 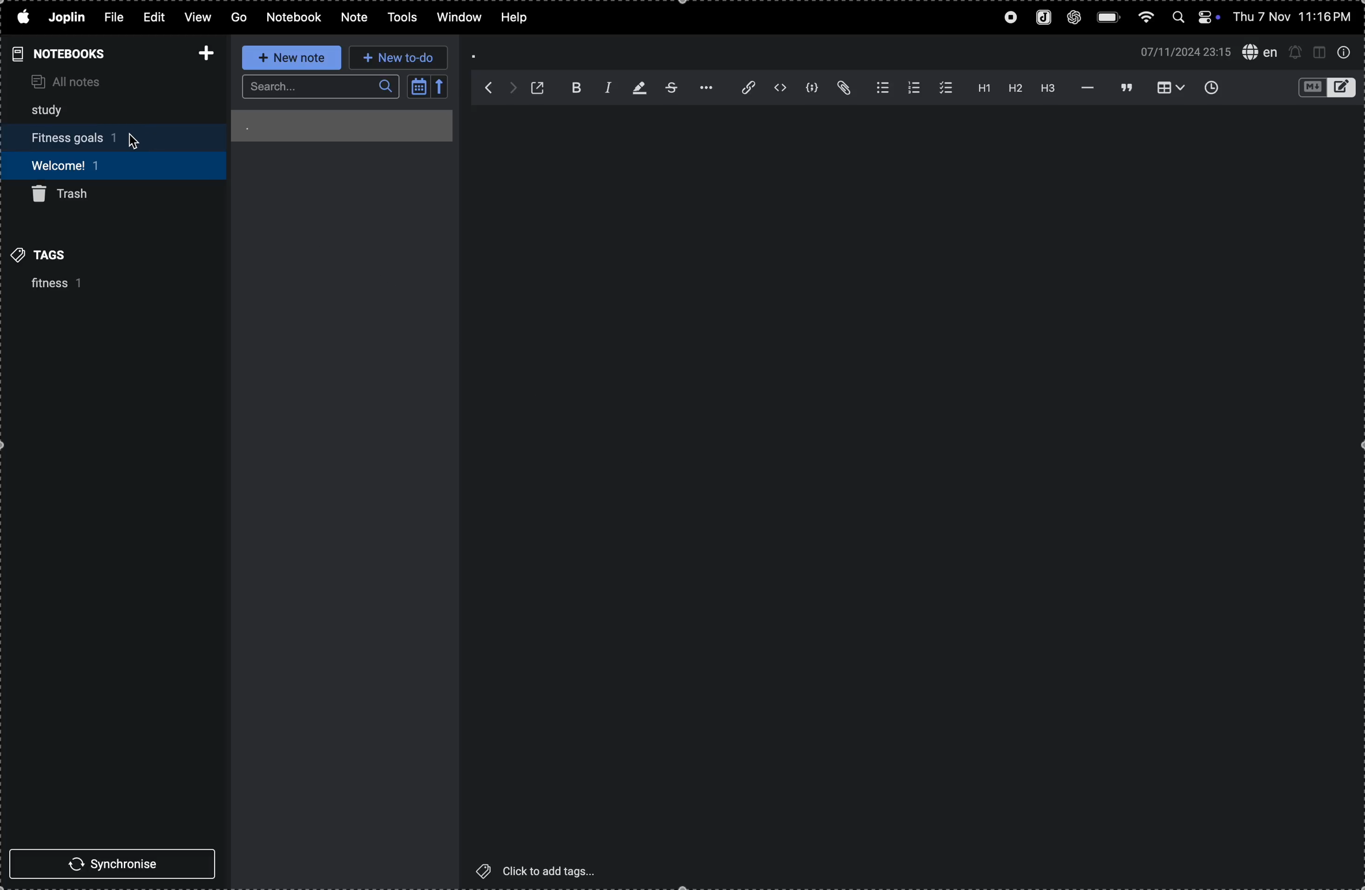 I want to click on fitness goals 1, so click(x=84, y=135).